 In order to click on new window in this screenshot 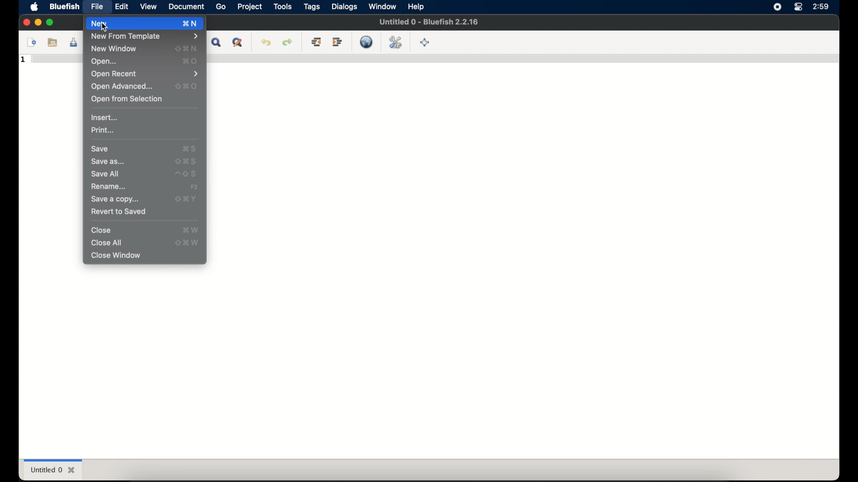, I will do `click(114, 49)`.